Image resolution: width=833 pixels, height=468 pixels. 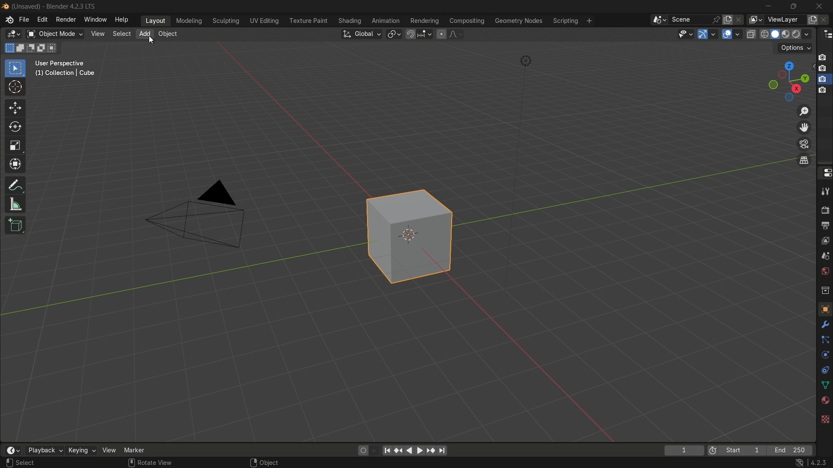 I want to click on compositing, so click(x=467, y=21).